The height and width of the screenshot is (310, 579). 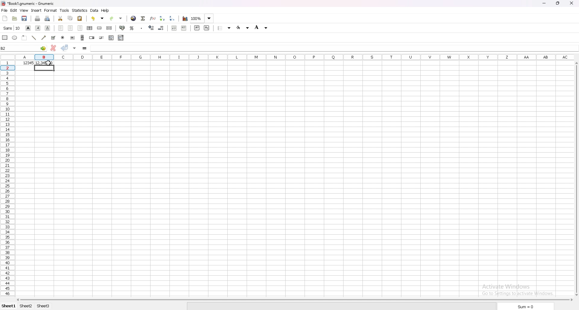 What do you see at coordinates (80, 10) in the screenshot?
I see `statistics` at bounding box center [80, 10].